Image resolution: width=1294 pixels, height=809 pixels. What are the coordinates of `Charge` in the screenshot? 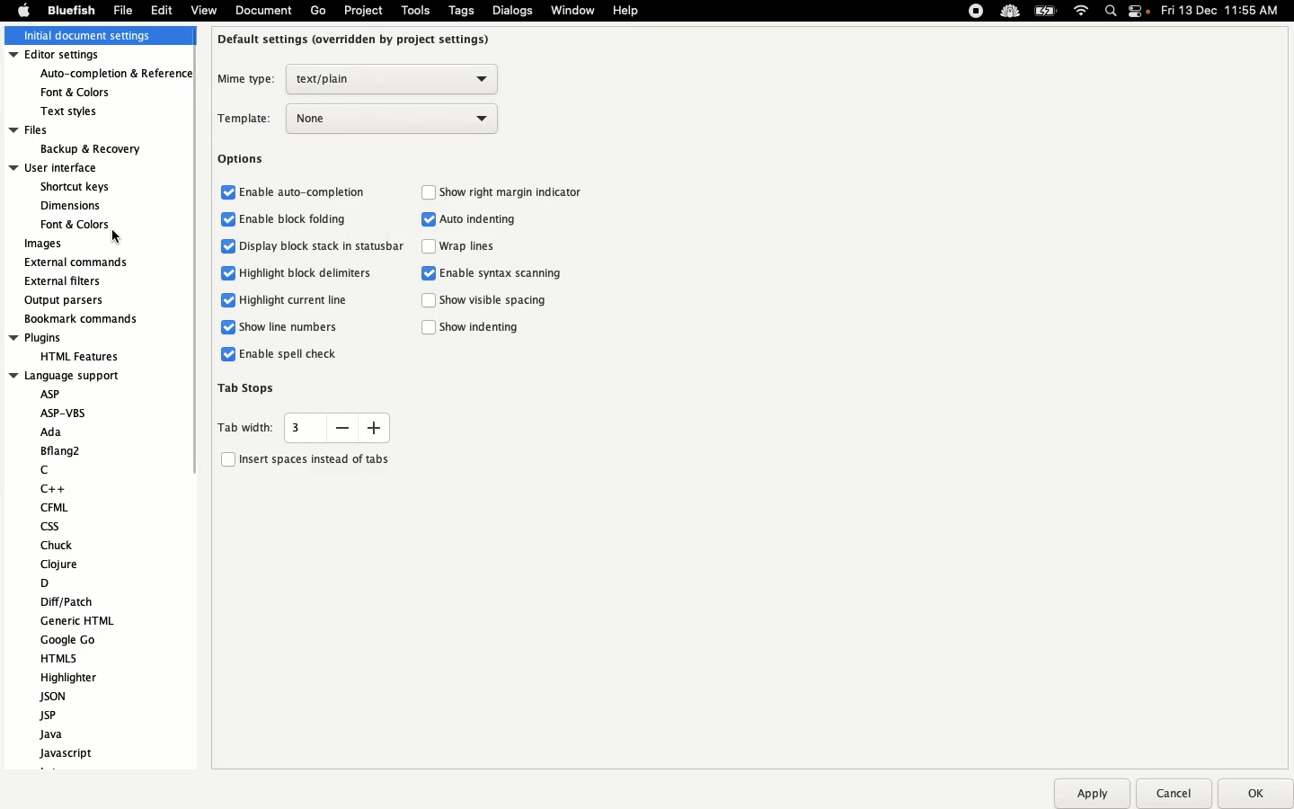 It's located at (1045, 13).